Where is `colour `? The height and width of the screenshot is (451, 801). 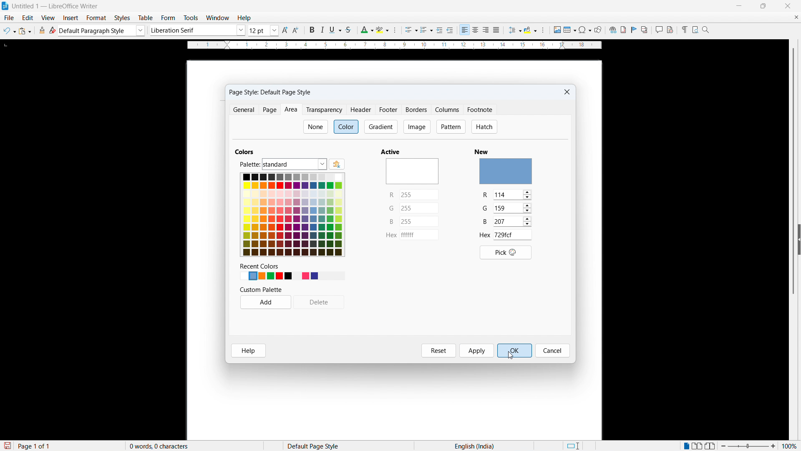 colour  is located at coordinates (346, 127).